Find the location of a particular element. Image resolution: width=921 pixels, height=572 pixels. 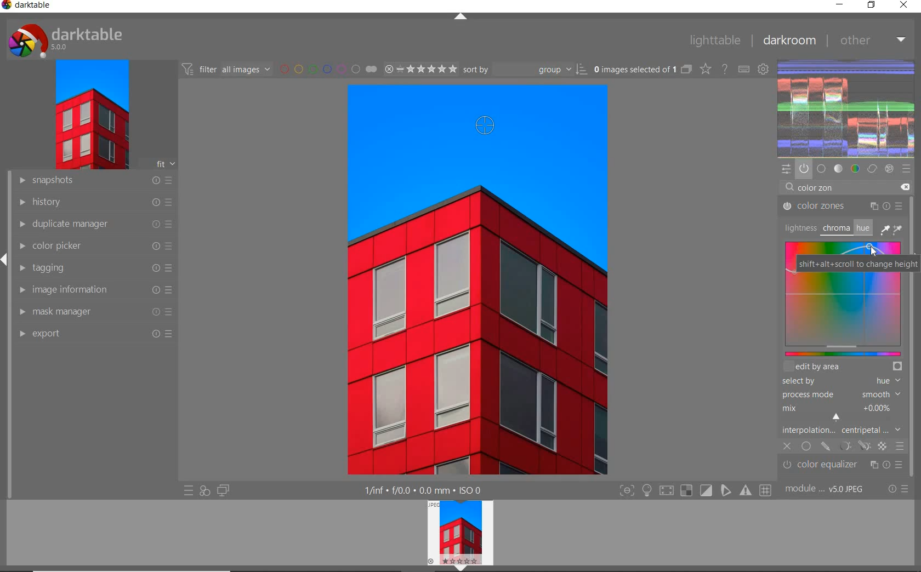

focus mask is located at coordinates (744, 491).